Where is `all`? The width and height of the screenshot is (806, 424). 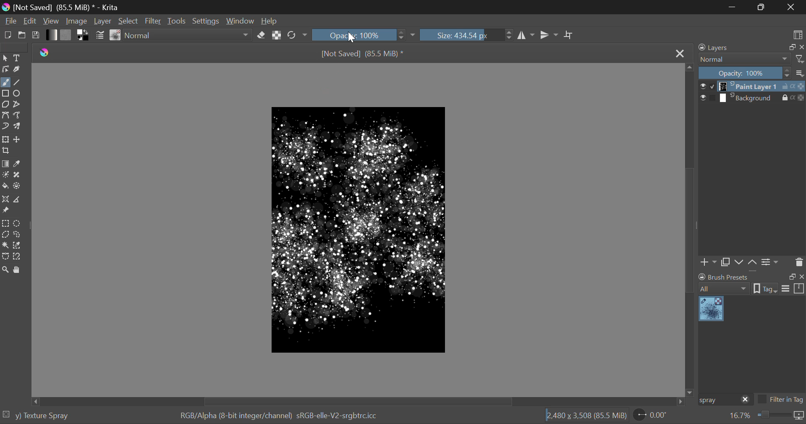 all is located at coordinates (725, 289).